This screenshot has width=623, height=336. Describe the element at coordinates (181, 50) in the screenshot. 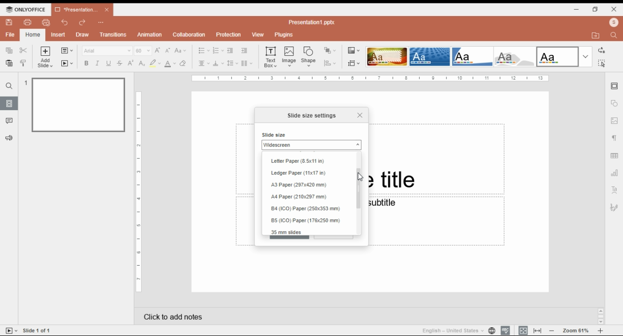

I see `change case` at that location.